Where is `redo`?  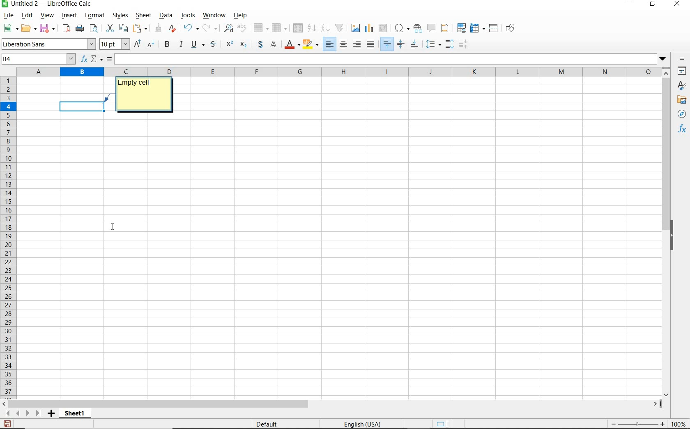 redo is located at coordinates (209, 28).